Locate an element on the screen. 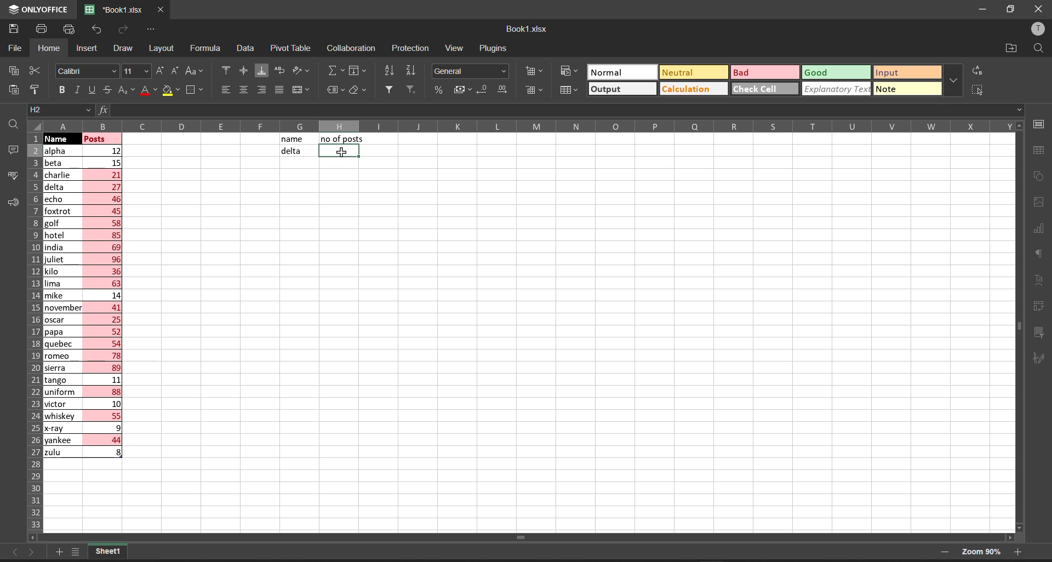 The image size is (1052, 562). spell checking is located at coordinates (10, 175).